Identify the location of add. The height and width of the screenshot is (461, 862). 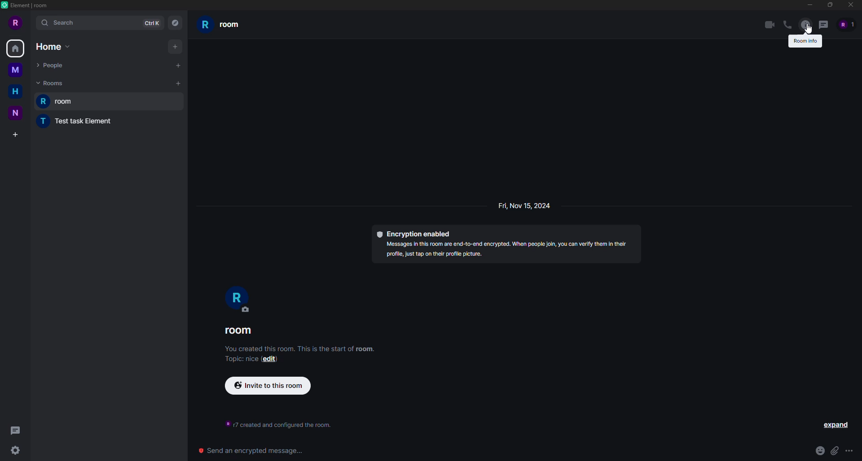
(175, 47).